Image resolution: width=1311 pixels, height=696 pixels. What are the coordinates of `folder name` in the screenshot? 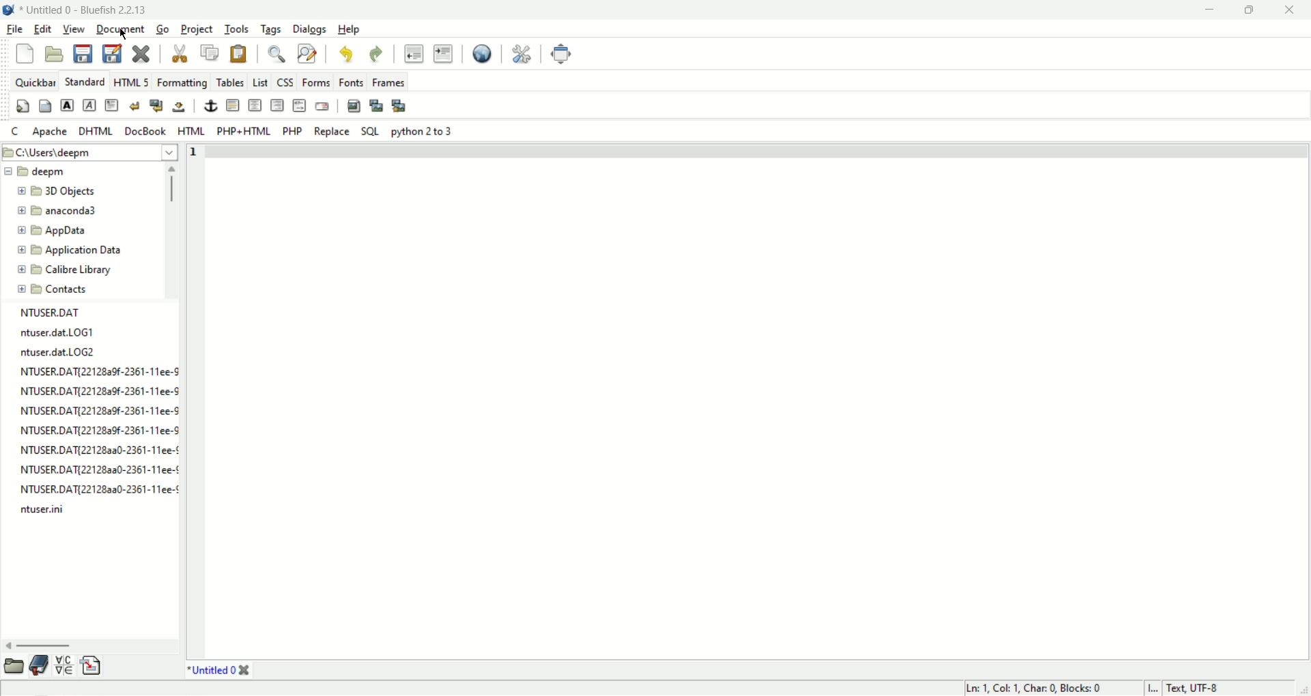 It's located at (55, 209).